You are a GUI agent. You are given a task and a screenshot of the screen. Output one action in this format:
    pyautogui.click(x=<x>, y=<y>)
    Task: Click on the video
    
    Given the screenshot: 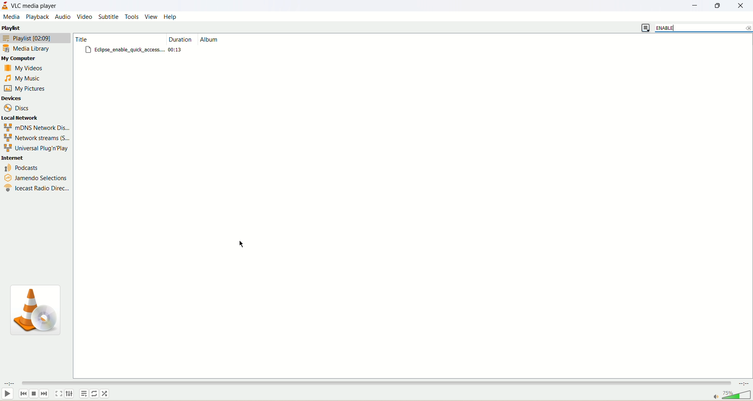 What is the action you would take?
    pyautogui.click(x=85, y=16)
    